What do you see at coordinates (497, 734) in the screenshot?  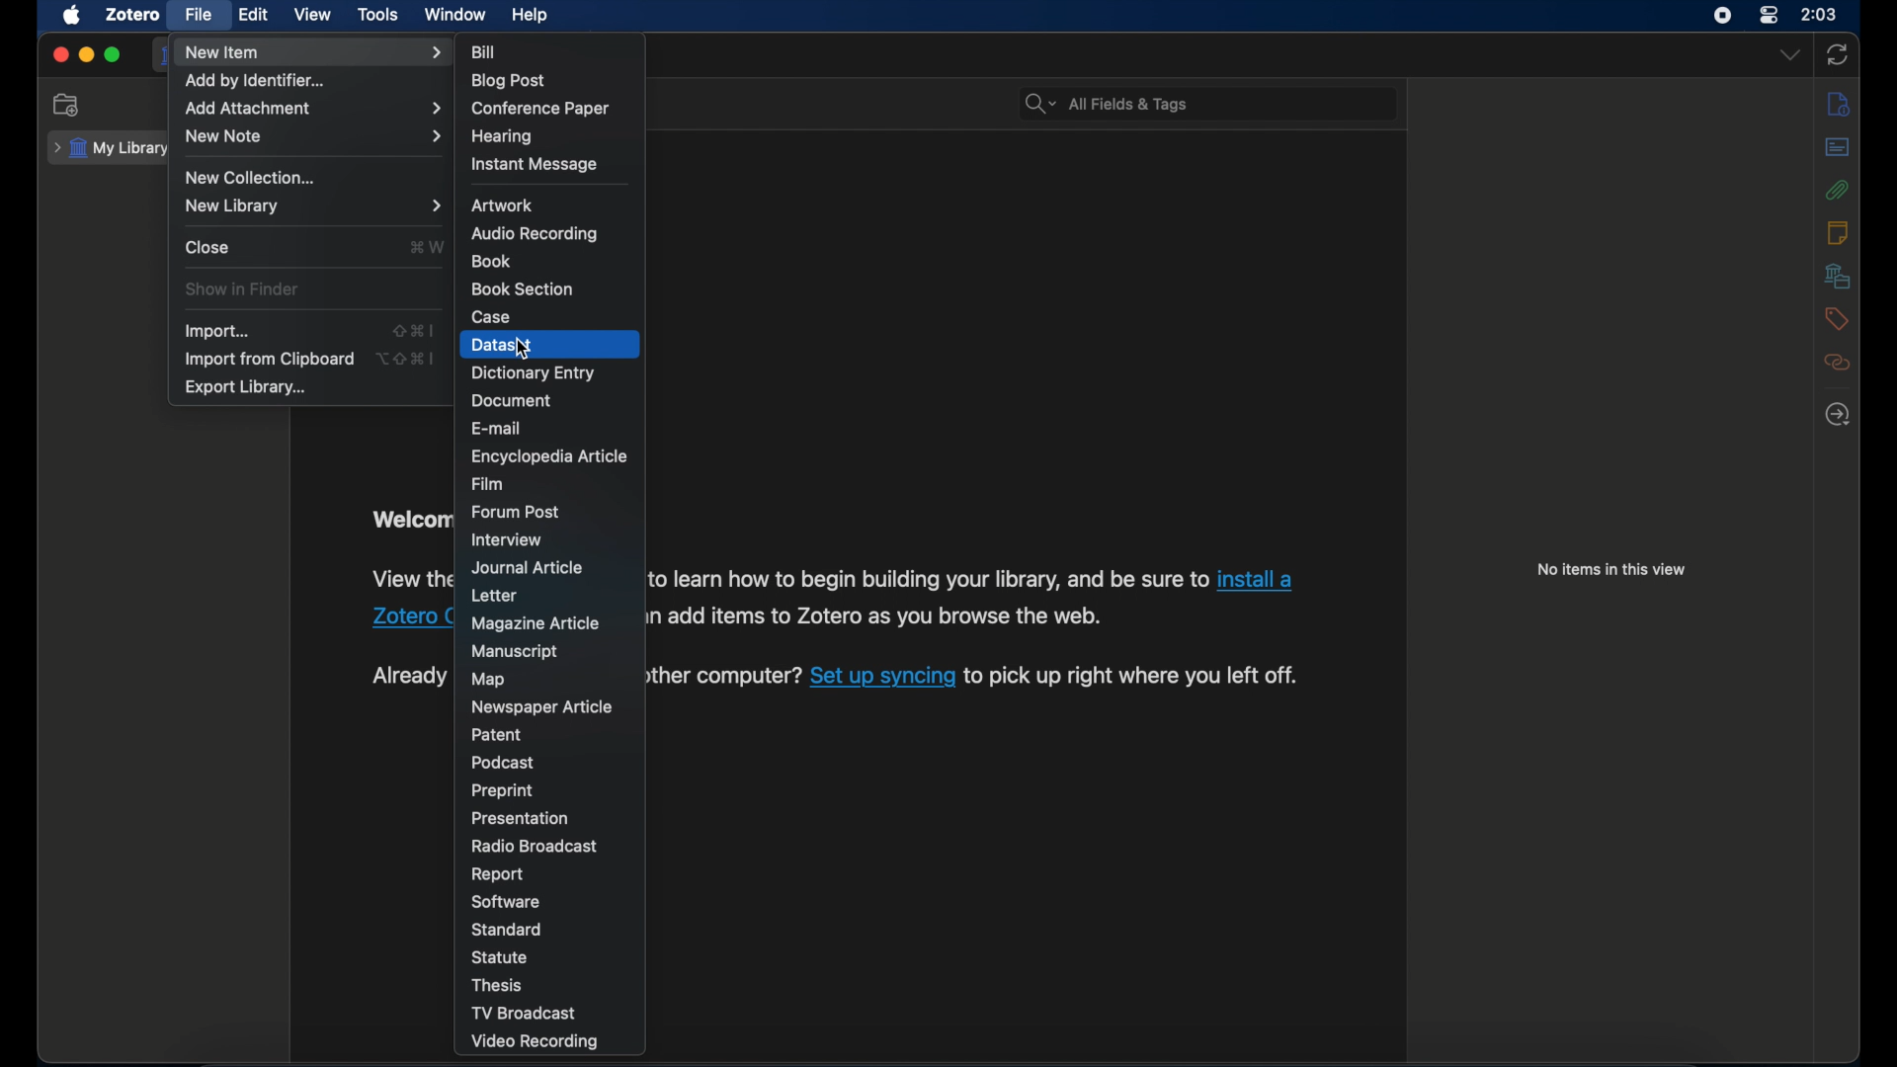 I see `patent` at bounding box center [497, 734].